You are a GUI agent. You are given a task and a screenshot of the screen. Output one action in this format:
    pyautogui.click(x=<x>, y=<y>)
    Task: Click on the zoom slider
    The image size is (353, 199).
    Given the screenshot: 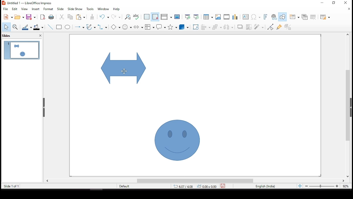 What is the action you would take?
    pyautogui.click(x=322, y=186)
    